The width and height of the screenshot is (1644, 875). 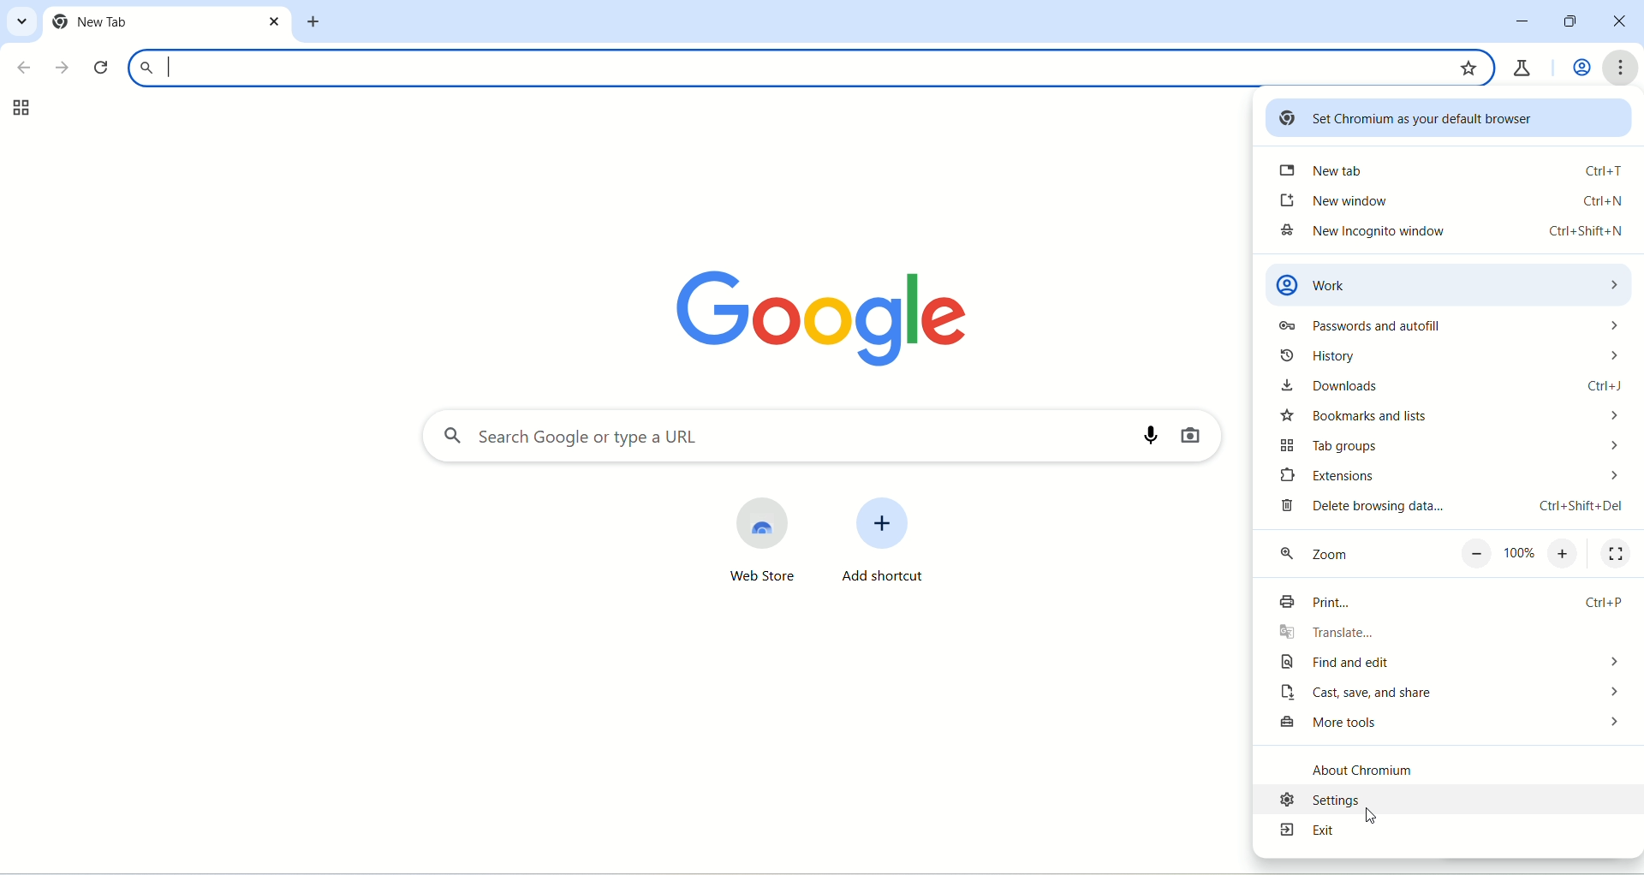 What do you see at coordinates (21, 69) in the screenshot?
I see `go back` at bounding box center [21, 69].